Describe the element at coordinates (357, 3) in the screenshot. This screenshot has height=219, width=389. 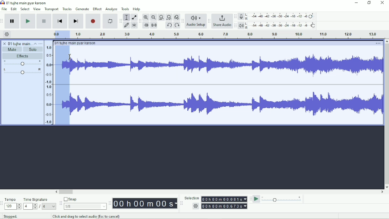
I see `Minimize` at that location.